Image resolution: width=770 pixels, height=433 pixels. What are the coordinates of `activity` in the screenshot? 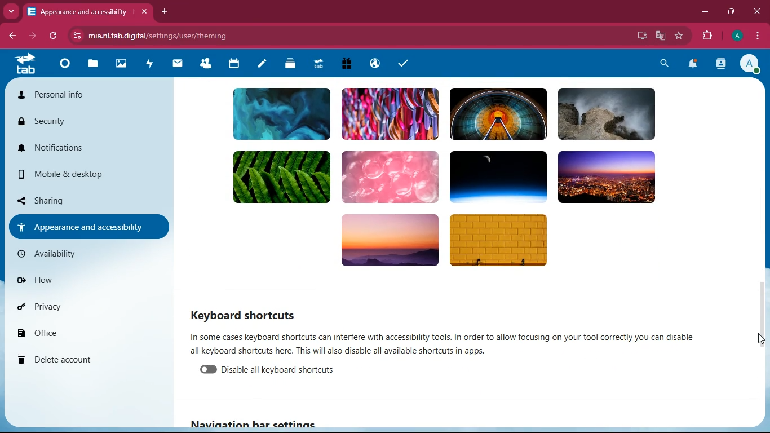 It's located at (152, 64).